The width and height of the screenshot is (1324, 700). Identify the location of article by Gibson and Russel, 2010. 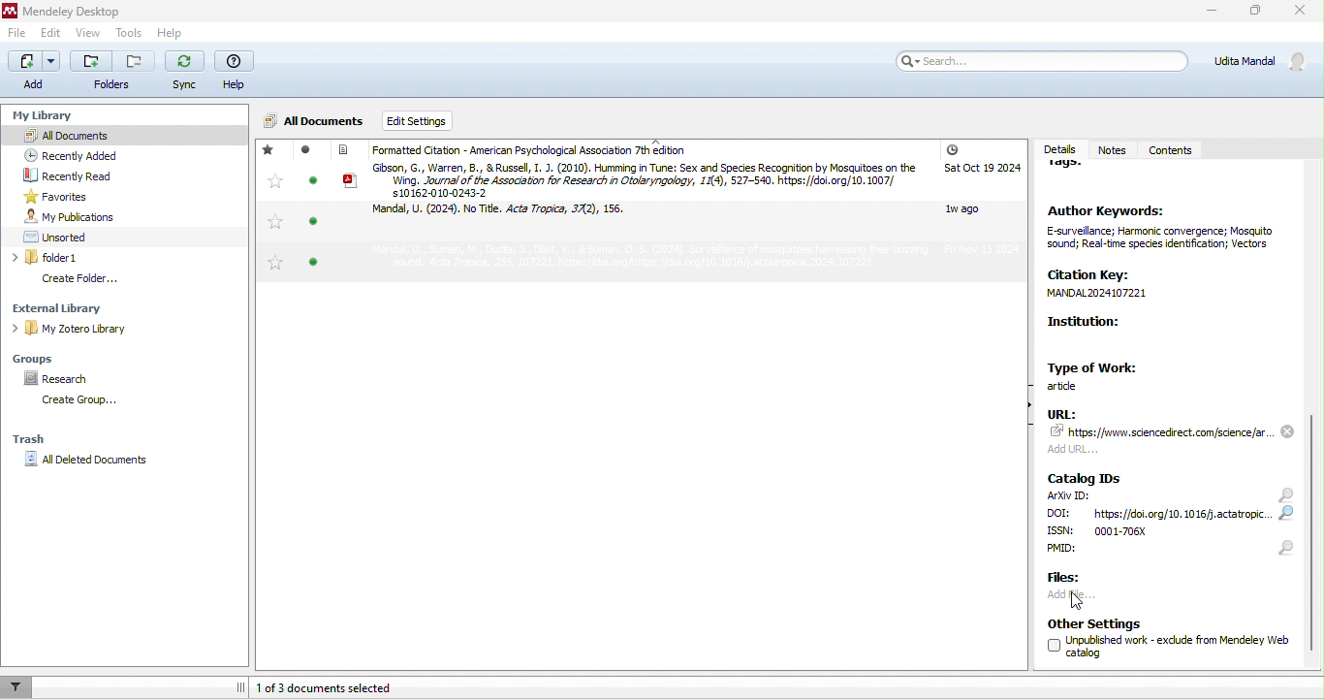
(631, 179).